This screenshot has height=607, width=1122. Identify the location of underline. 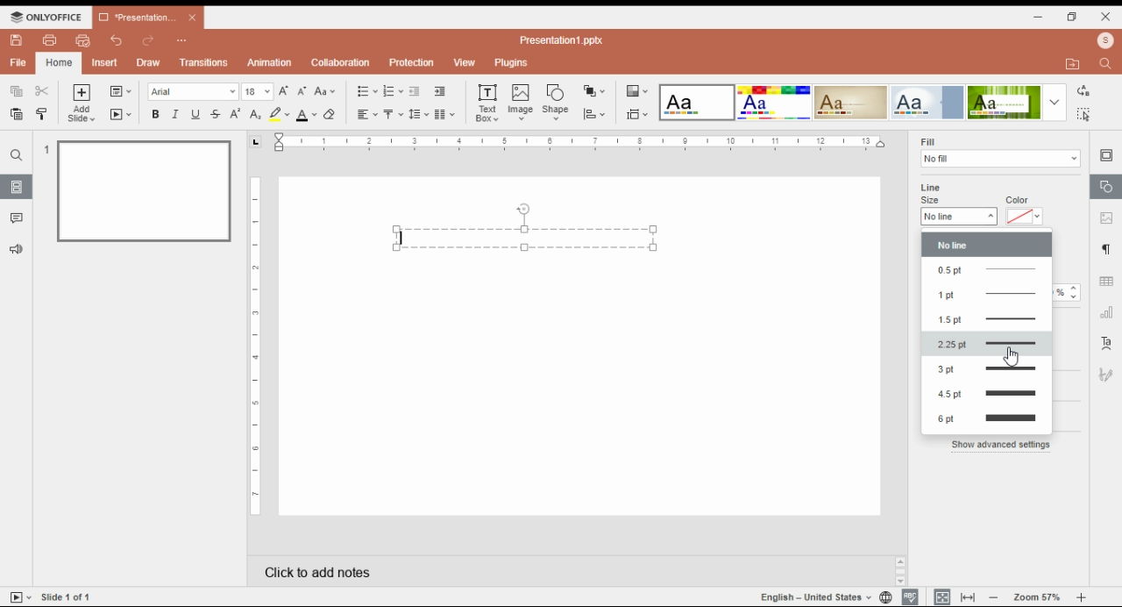
(196, 114).